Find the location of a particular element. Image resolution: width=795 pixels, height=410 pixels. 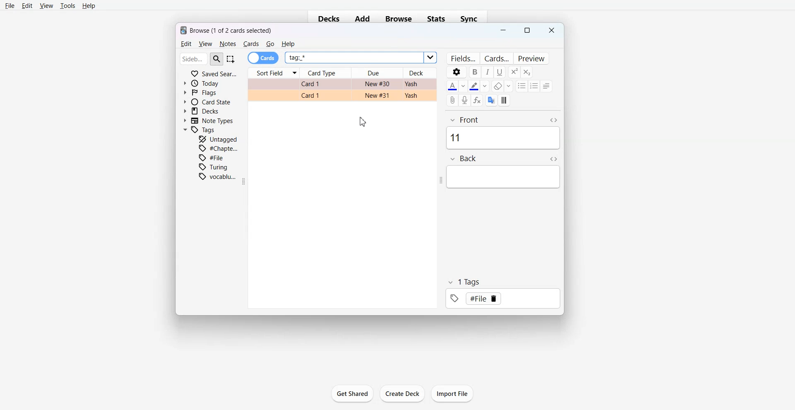

Search Bar is located at coordinates (202, 58).